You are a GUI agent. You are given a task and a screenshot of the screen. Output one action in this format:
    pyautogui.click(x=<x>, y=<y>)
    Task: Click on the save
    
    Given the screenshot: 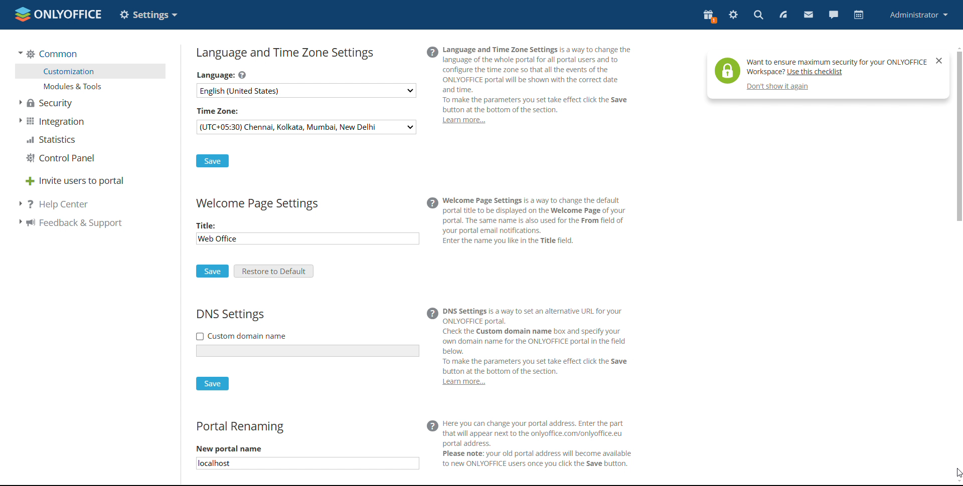 What is the action you would take?
    pyautogui.click(x=212, y=271)
    